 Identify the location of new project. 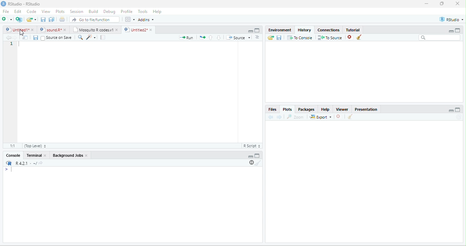
(19, 20).